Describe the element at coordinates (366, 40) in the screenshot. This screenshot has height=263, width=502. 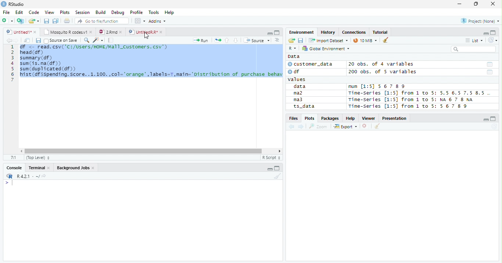
I see `10 MiB` at that location.